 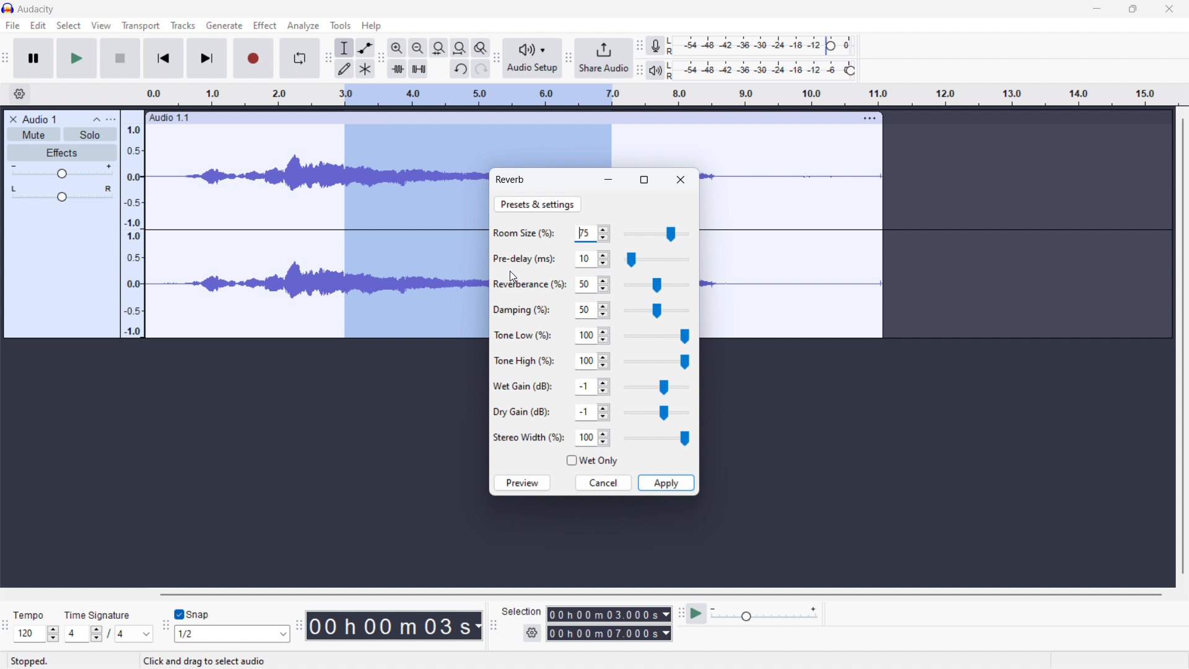 What do you see at coordinates (792, 230) in the screenshot?
I see `track selected` at bounding box center [792, 230].